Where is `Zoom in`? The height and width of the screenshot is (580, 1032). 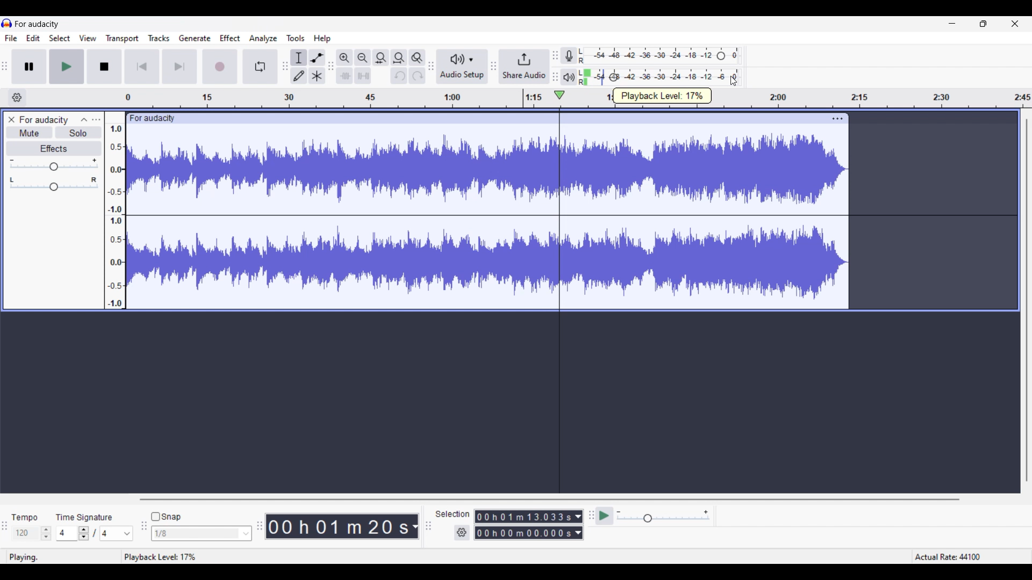 Zoom in is located at coordinates (344, 58).